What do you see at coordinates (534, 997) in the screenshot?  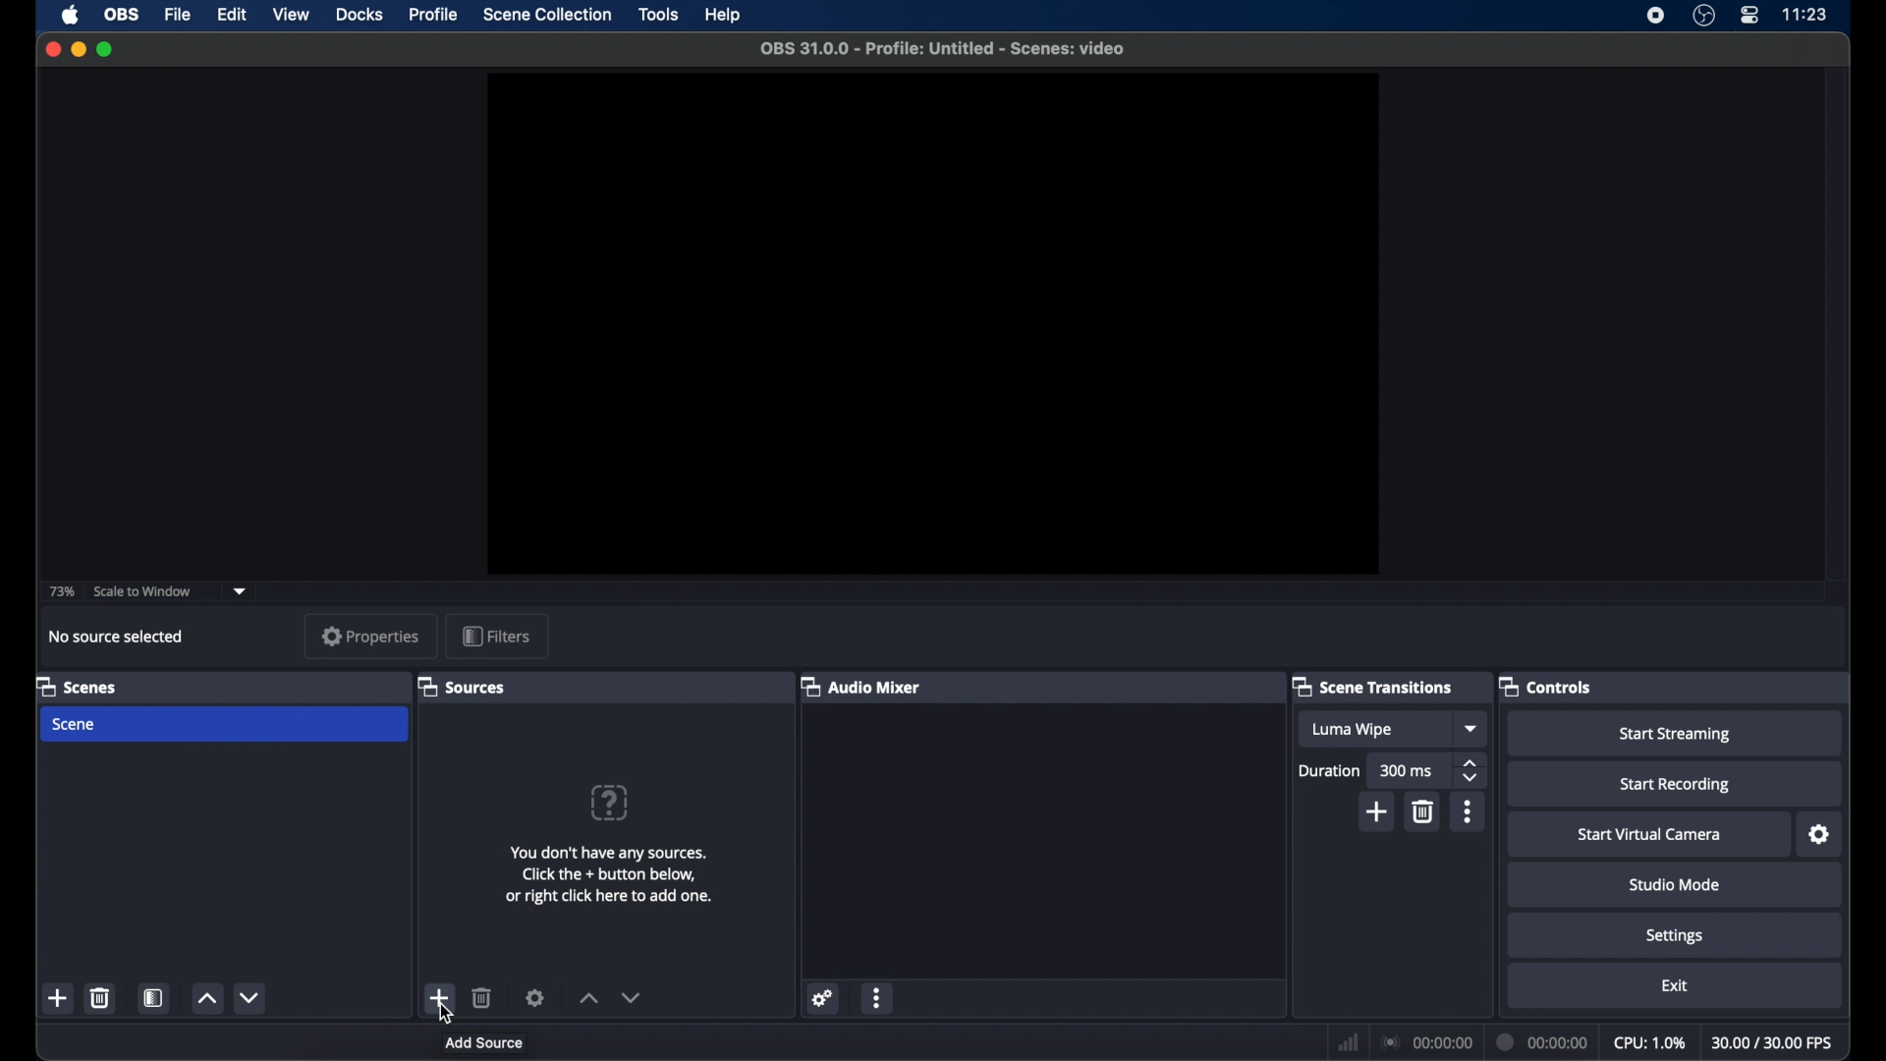 I see `settings` at bounding box center [534, 997].